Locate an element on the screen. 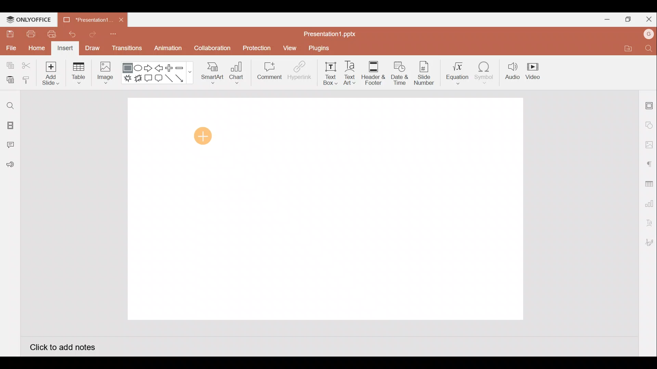 Image resolution: width=657 pixels, height=369 pixels. ONLYOFFICE is located at coordinates (29, 19).